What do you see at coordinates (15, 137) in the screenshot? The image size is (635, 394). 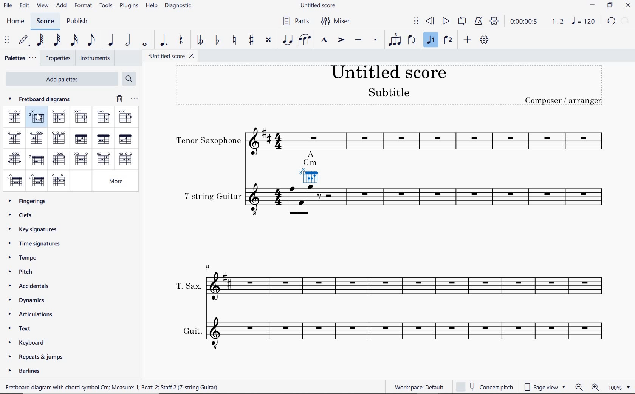 I see `E` at bounding box center [15, 137].